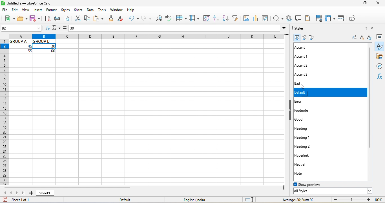 The height and width of the screenshot is (203, 385). Describe the element at coordinates (227, 18) in the screenshot. I see `sort descending` at that location.